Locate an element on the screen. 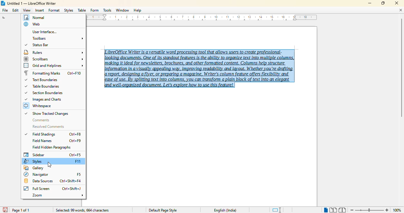 The image size is (404, 213). LibreOffice logo is located at coordinates (4, 3).